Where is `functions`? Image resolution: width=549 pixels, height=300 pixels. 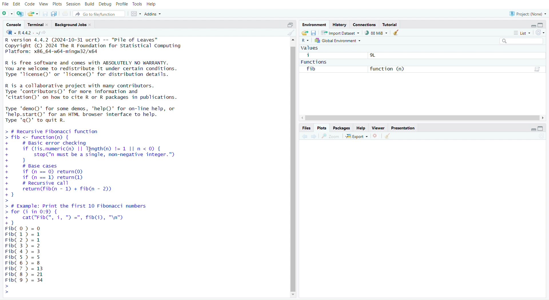 functions is located at coordinates (315, 62).